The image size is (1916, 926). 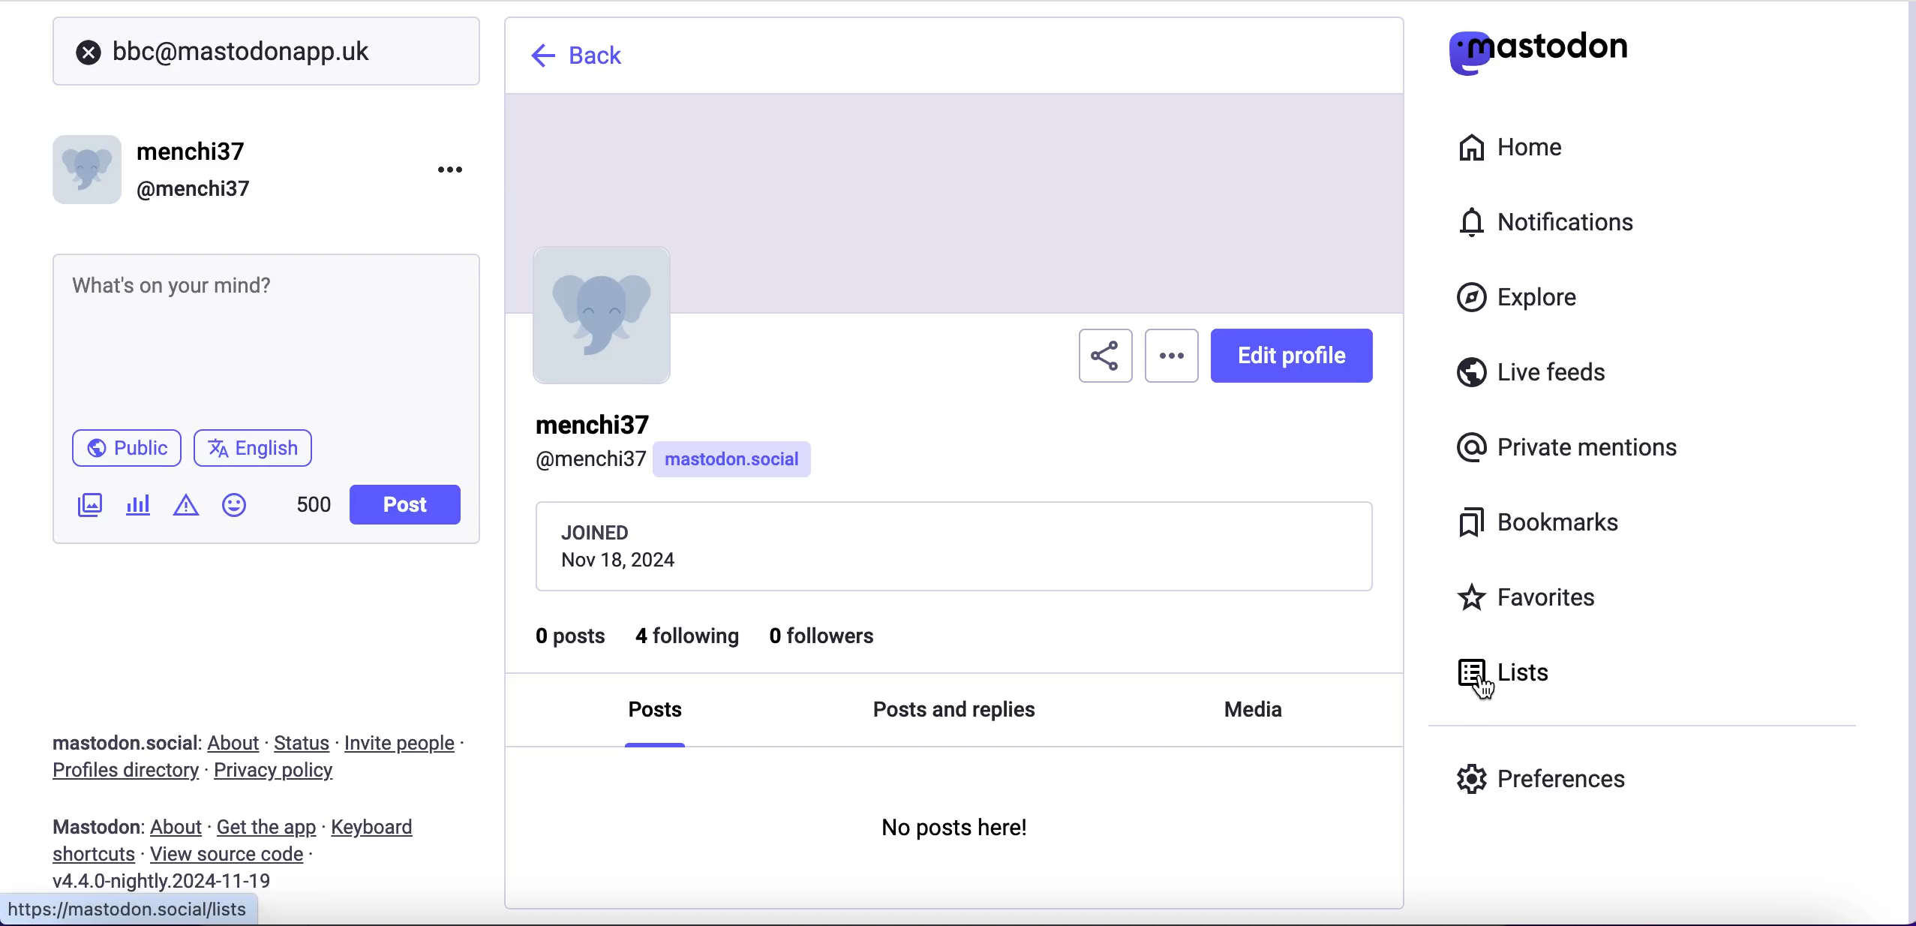 What do you see at coordinates (1173, 359) in the screenshot?
I see `menu` at bounding box center [1173, 359].